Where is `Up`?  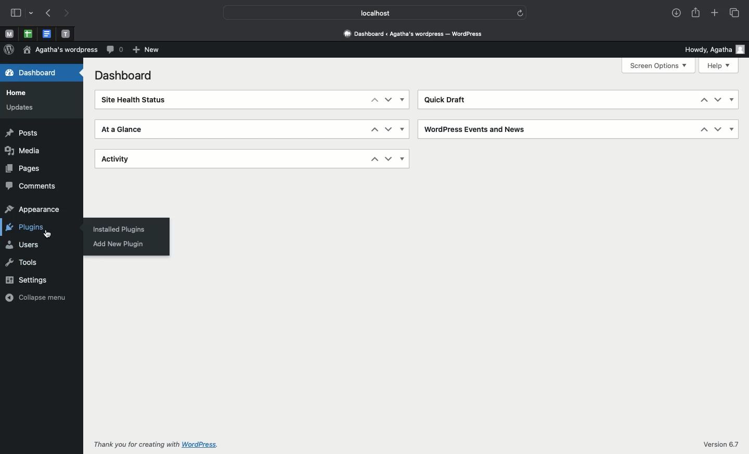
Up is located at coordinates (373, 158).